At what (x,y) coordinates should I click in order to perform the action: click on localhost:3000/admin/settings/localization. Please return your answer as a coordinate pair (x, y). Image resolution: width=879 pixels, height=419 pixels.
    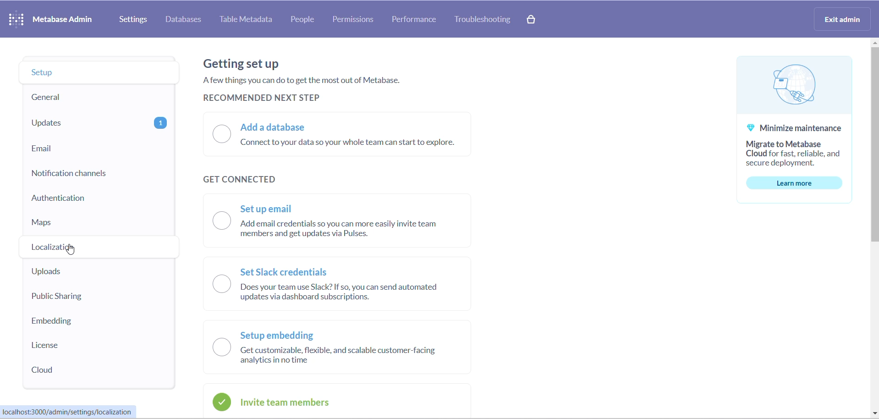
    Looking at the image, I should click on (69, 411).